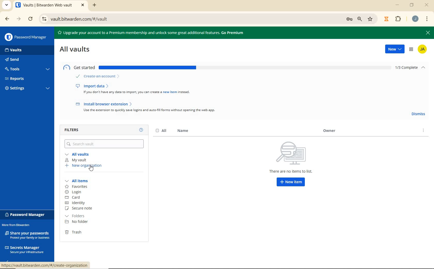  What do you see at coordinates (80, 181) in the screenshot?
I see `all items` at bounding box center [80, 181].